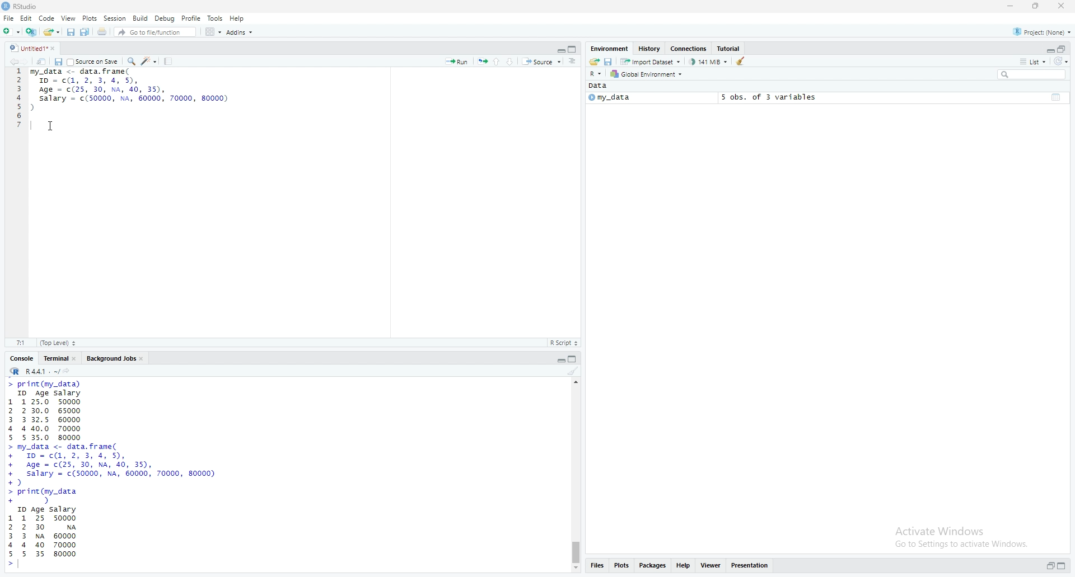 This screenshot has height=577, width=1075. Describe the element at coordinates (192, 18) in the screenshot. I see `Profile` at that location.